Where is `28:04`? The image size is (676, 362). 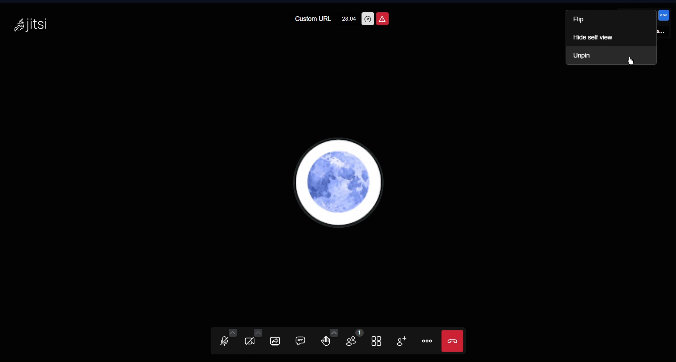 28:04 is located at coordinates (350, 19).